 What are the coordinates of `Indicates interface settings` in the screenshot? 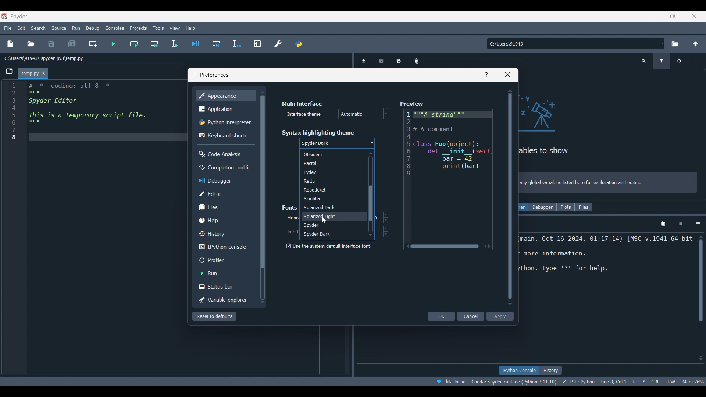 It's located at (292, 232).